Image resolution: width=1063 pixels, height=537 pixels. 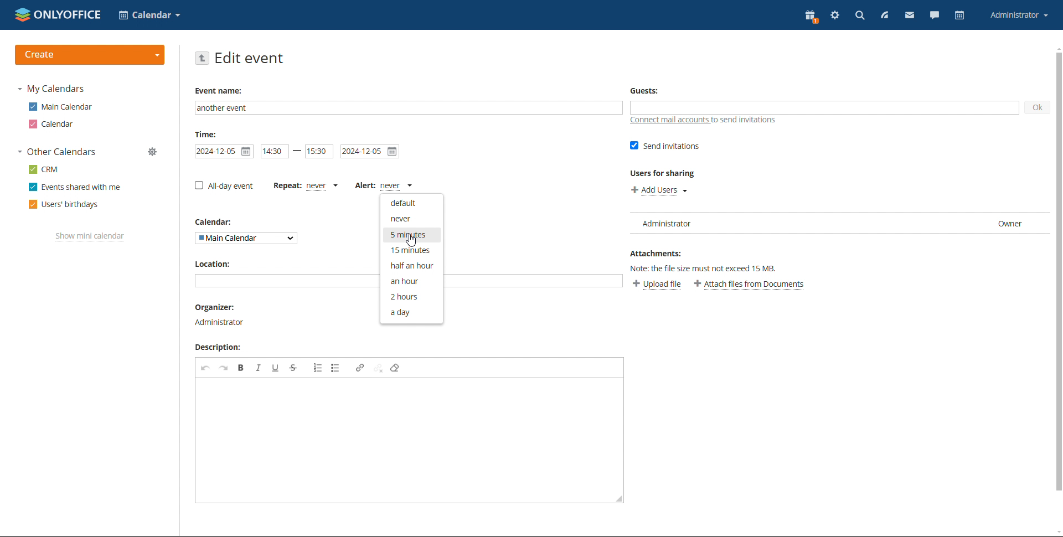 I want to click on account, so click(x=1018, y=16).